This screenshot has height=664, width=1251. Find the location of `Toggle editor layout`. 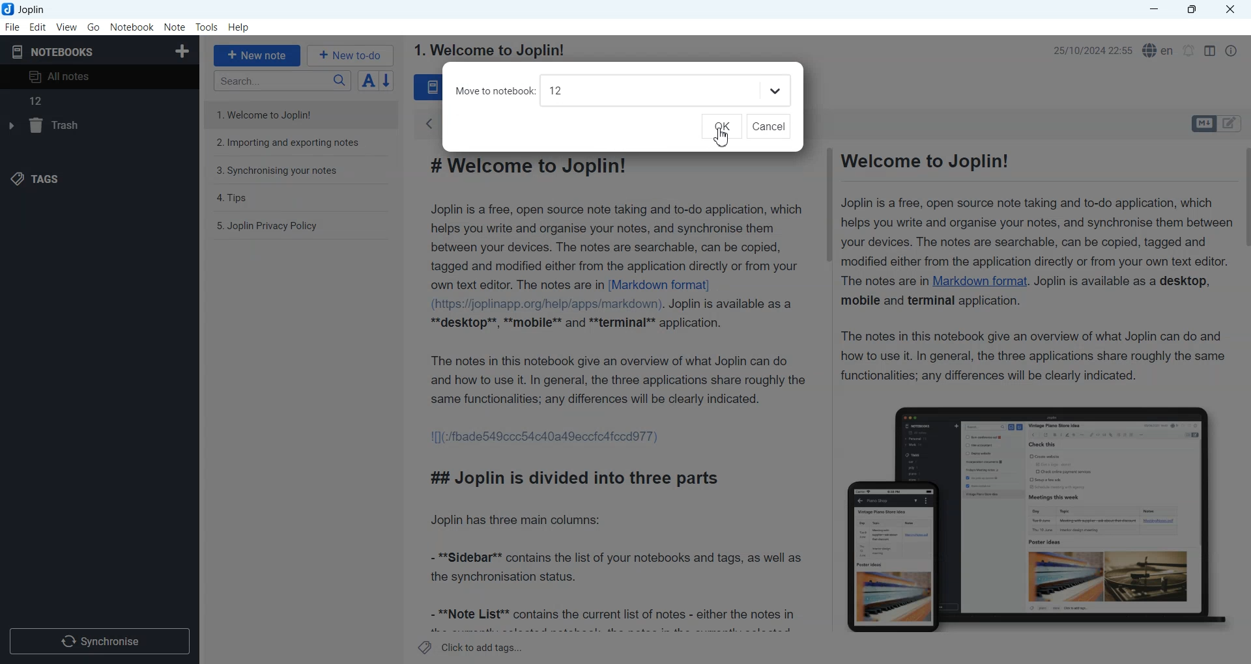

Toggle editor layout is located at coordinates (1209, 51).